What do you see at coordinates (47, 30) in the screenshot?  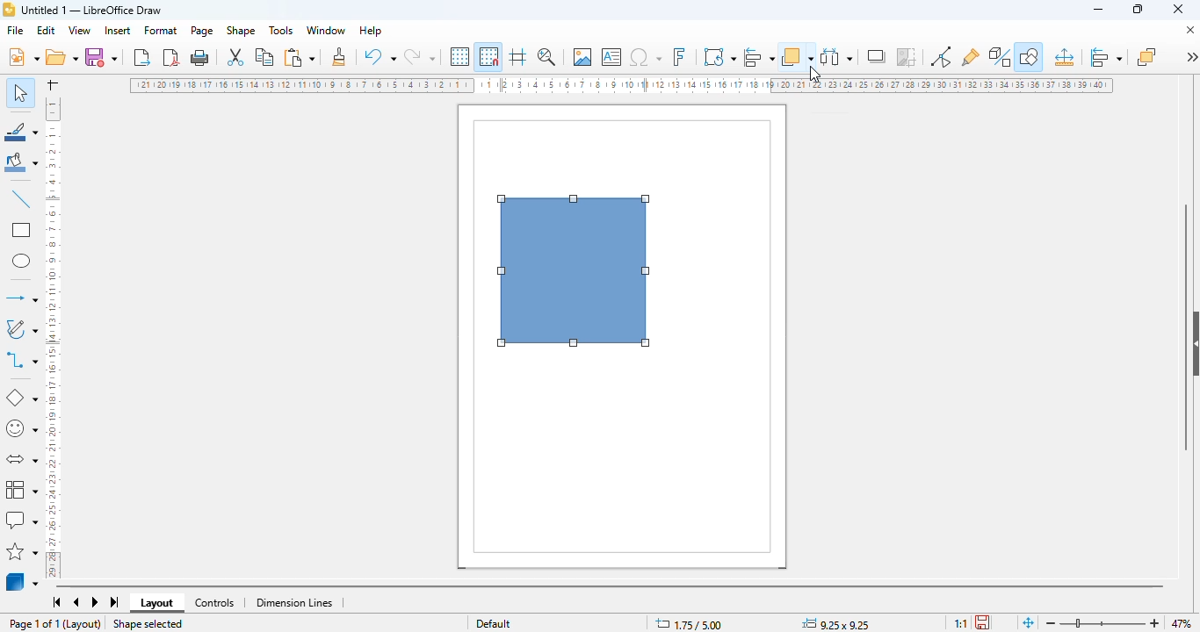 I see `edit` at bounding box center [47, 30].